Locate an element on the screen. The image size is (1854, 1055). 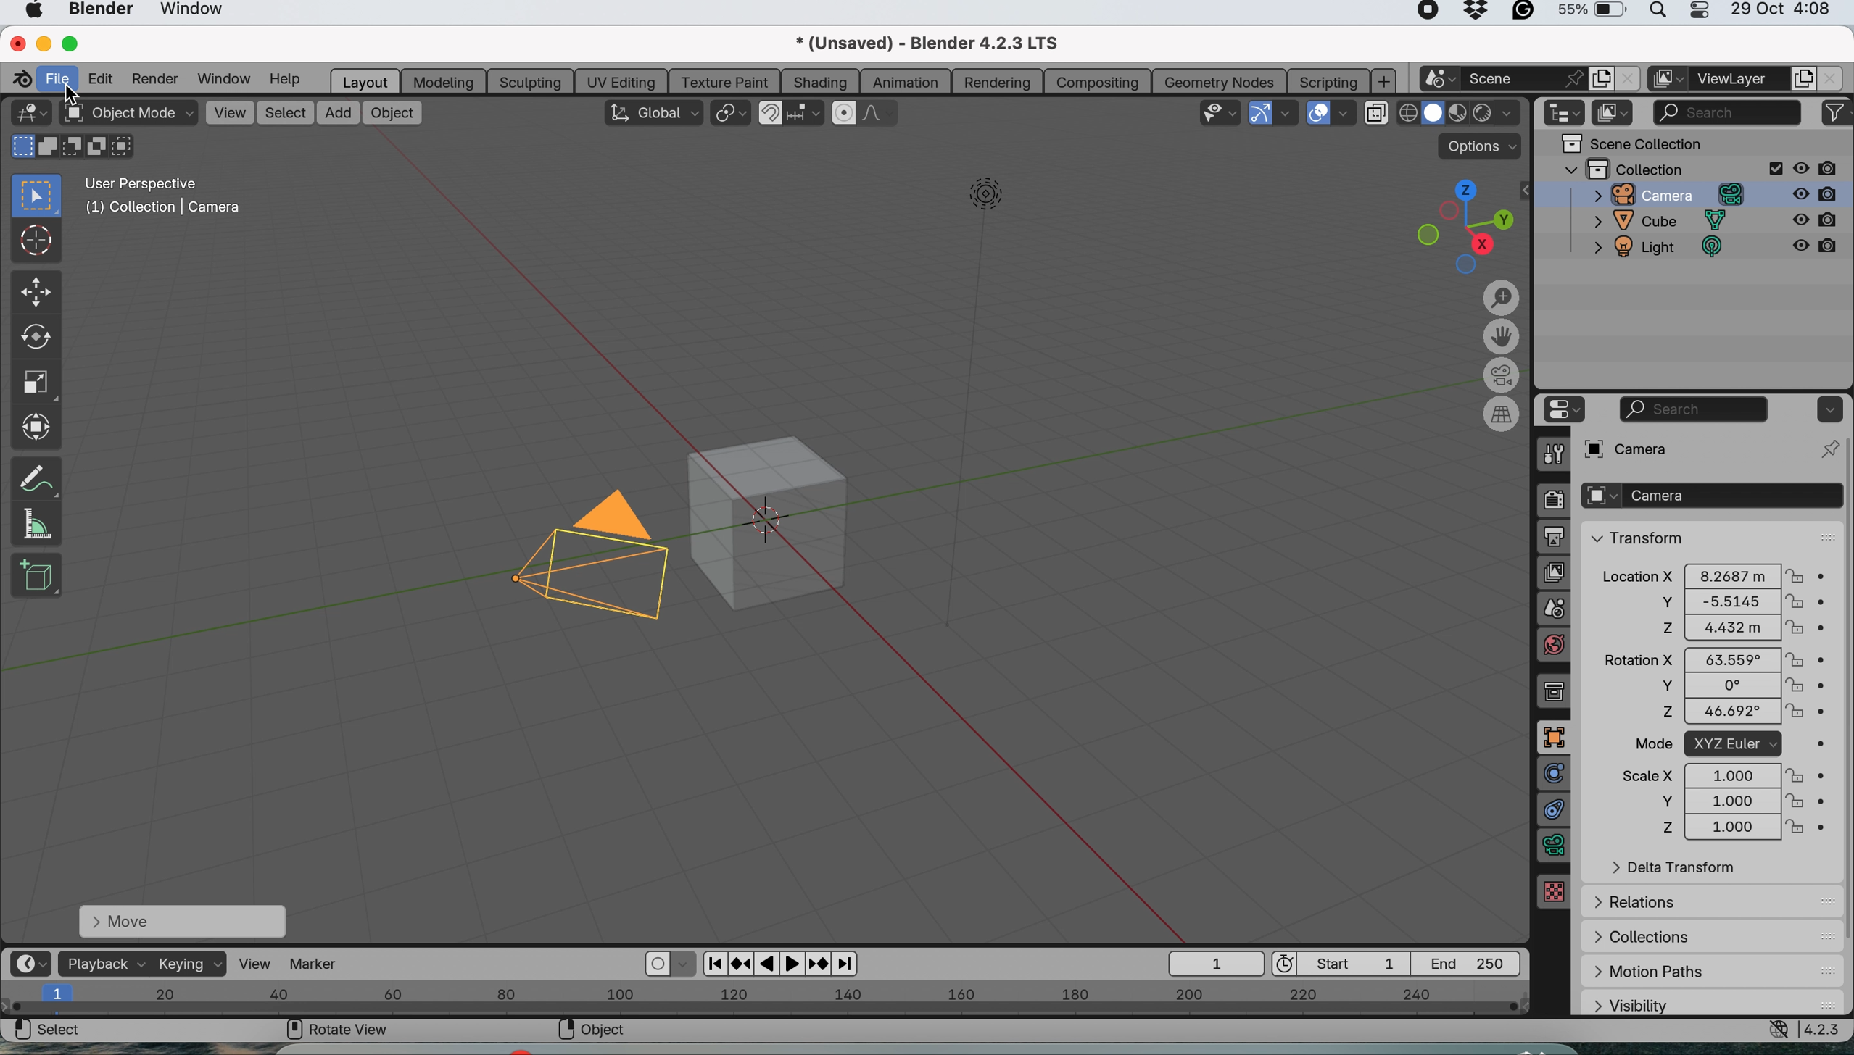
render is located at coordinates (160, 78).